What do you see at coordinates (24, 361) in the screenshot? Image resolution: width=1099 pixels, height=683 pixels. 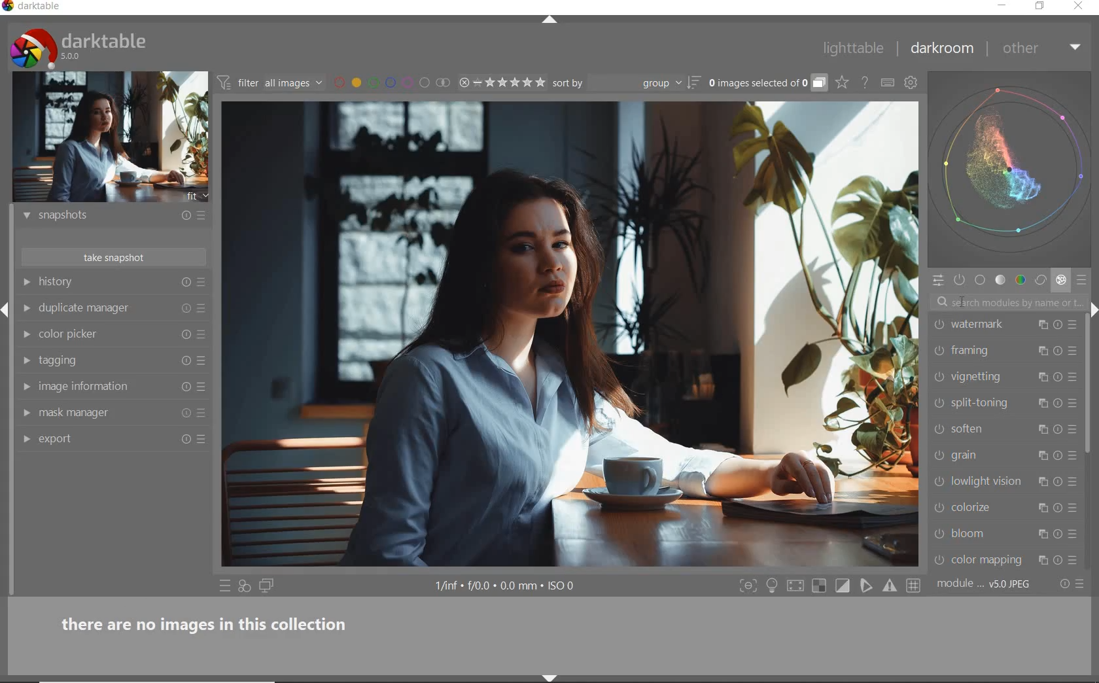 I see `show module` at bounding box center [24, 361].